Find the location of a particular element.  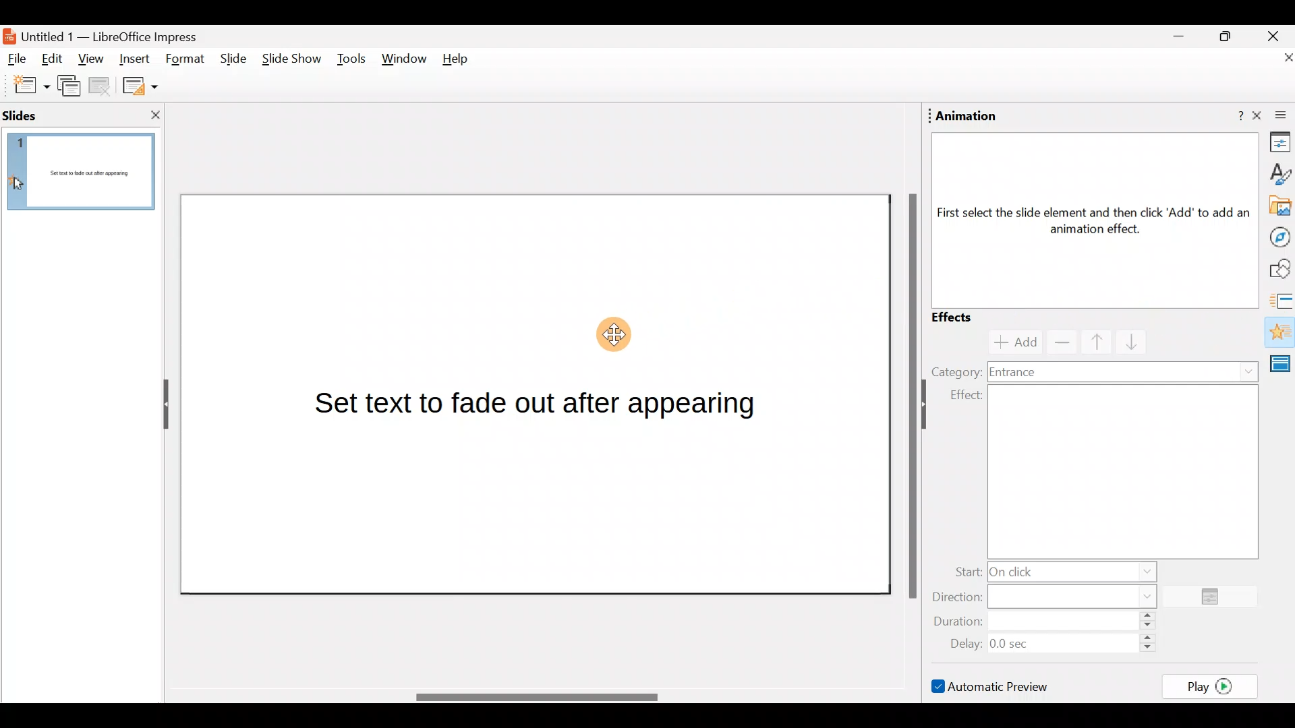

Maximise is located at coordinates (1230, 36).